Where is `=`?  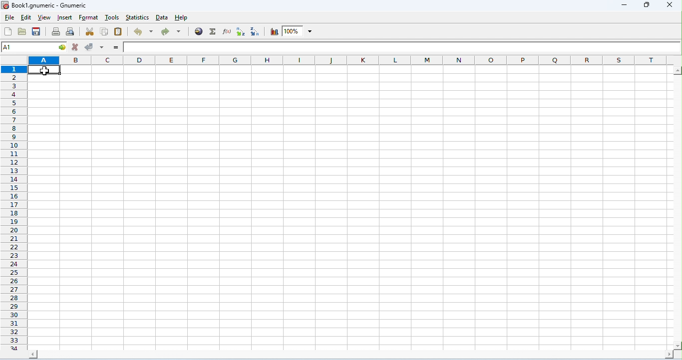
= is located at coordinates (115, 47).